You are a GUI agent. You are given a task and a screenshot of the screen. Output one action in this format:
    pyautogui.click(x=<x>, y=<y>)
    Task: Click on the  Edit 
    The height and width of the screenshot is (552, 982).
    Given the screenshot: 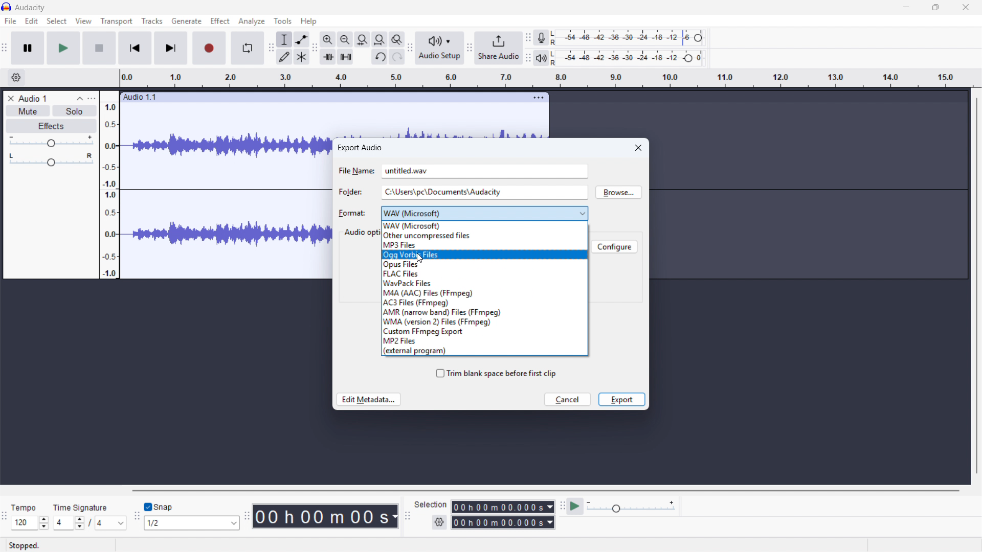 What is the action you would take?
    pyautogui.click(x=31, y=21)
    